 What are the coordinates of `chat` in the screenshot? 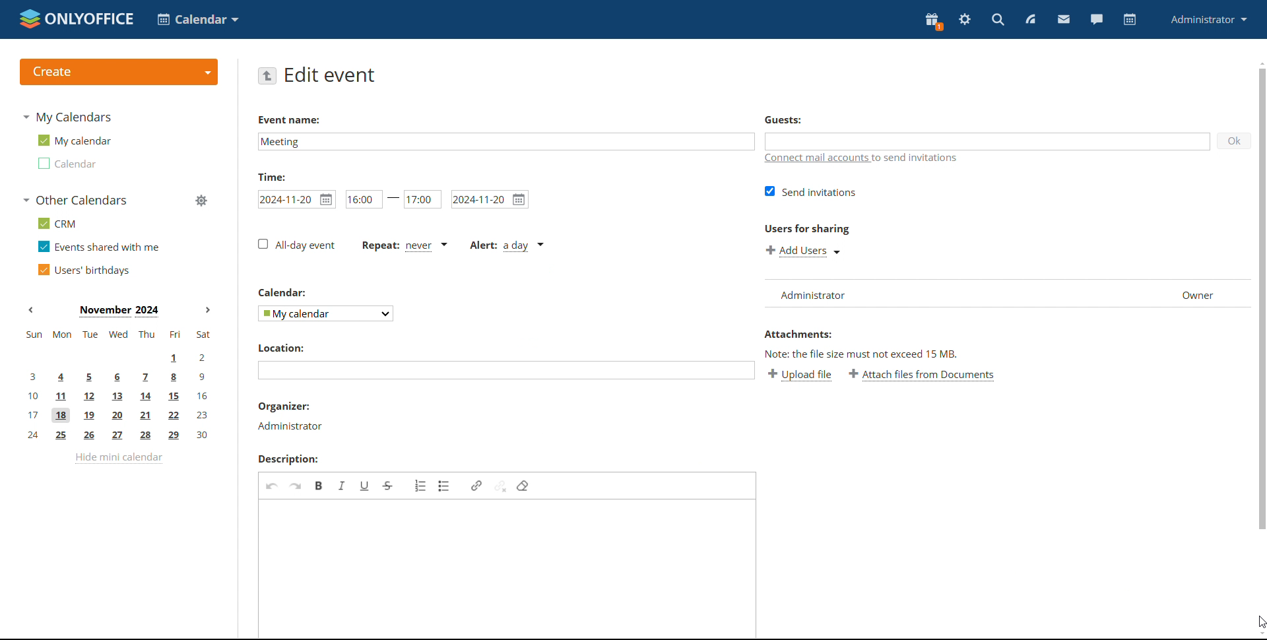 It's located at (1095, 20).